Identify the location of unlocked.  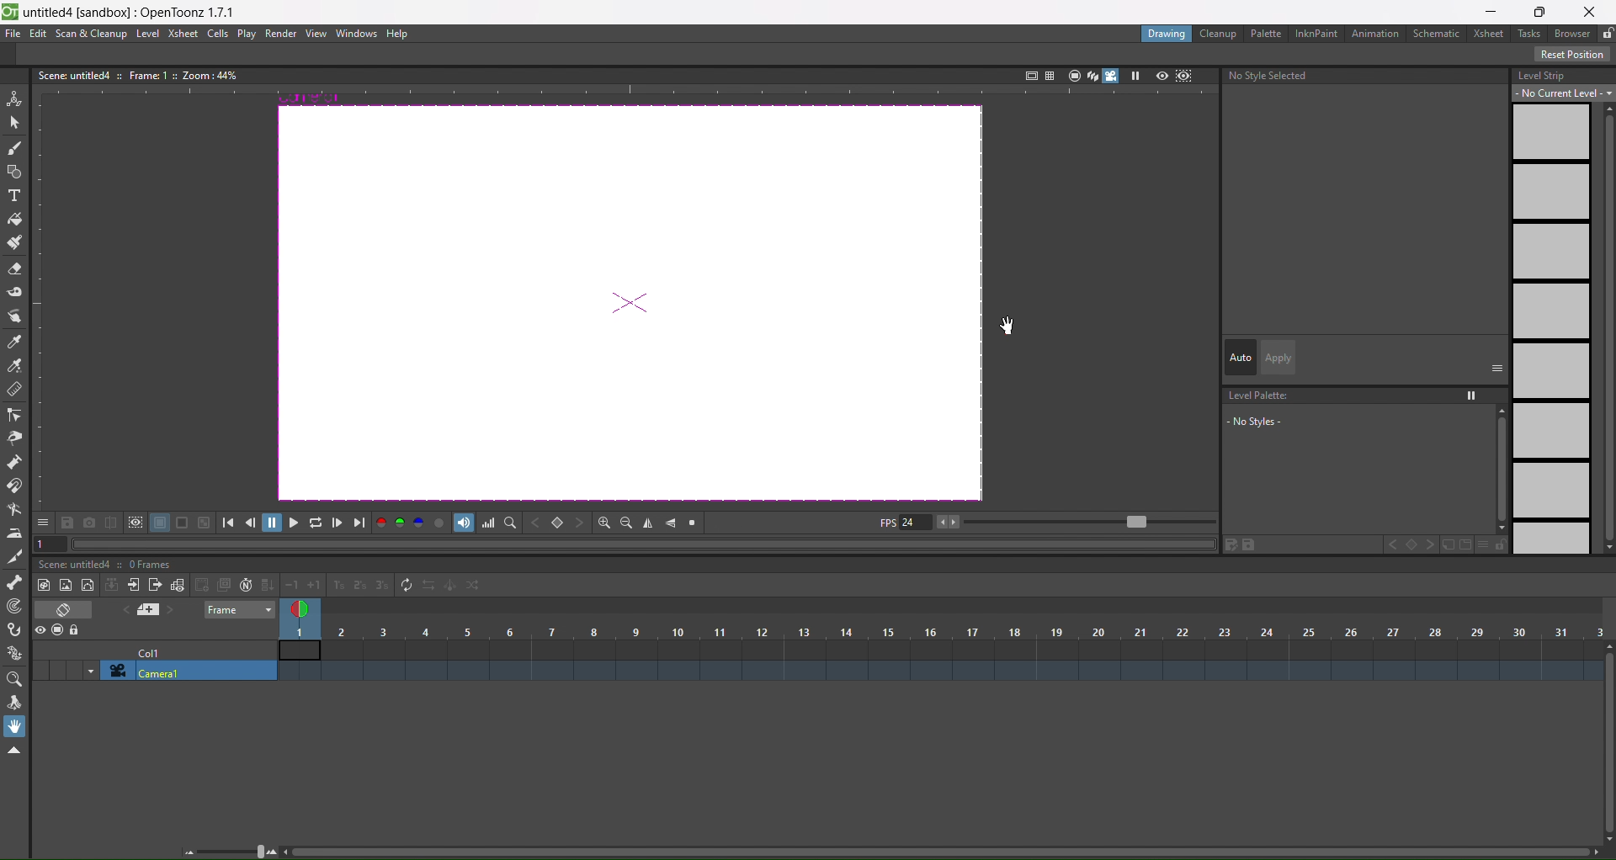
(1606, 31).